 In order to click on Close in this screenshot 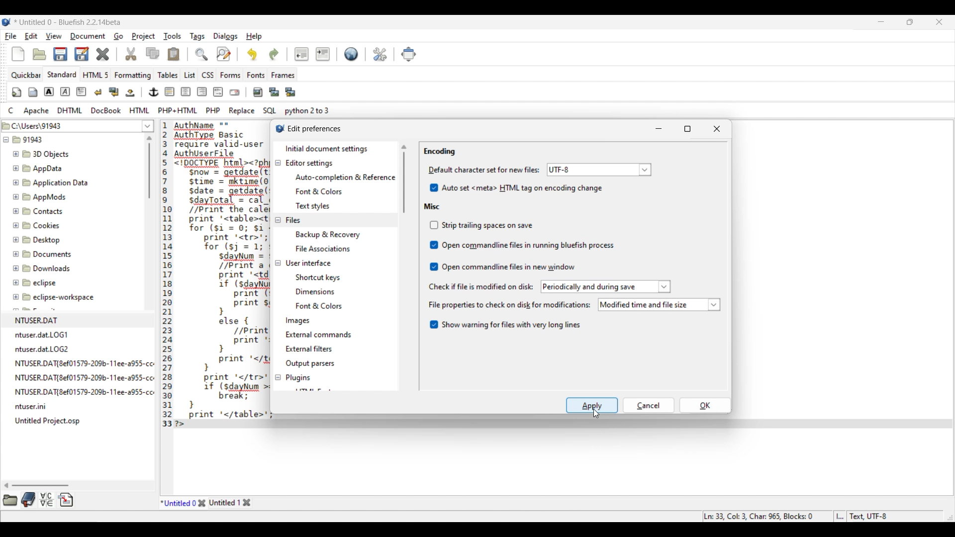, I will do `click(718, 128)`.